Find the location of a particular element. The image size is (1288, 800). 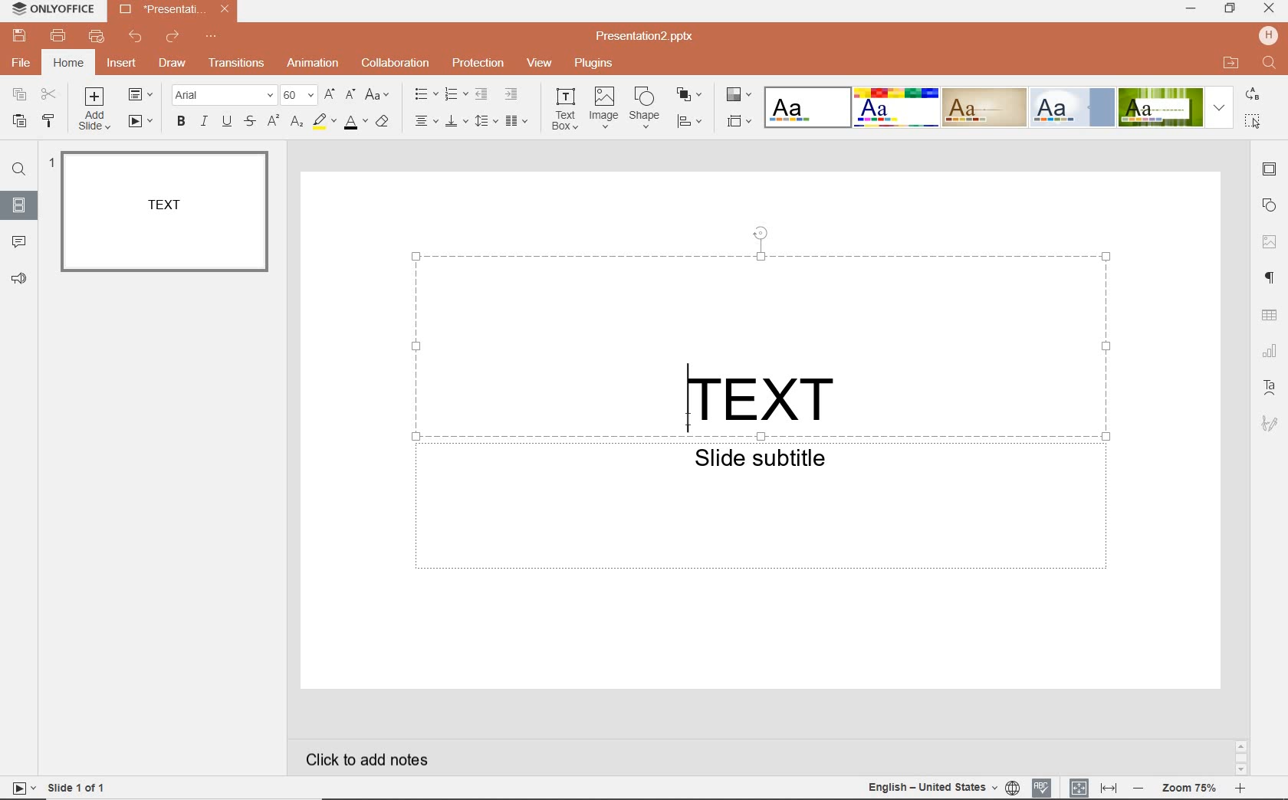

SPELL CHECKING is located at coordinates (1043, 785).